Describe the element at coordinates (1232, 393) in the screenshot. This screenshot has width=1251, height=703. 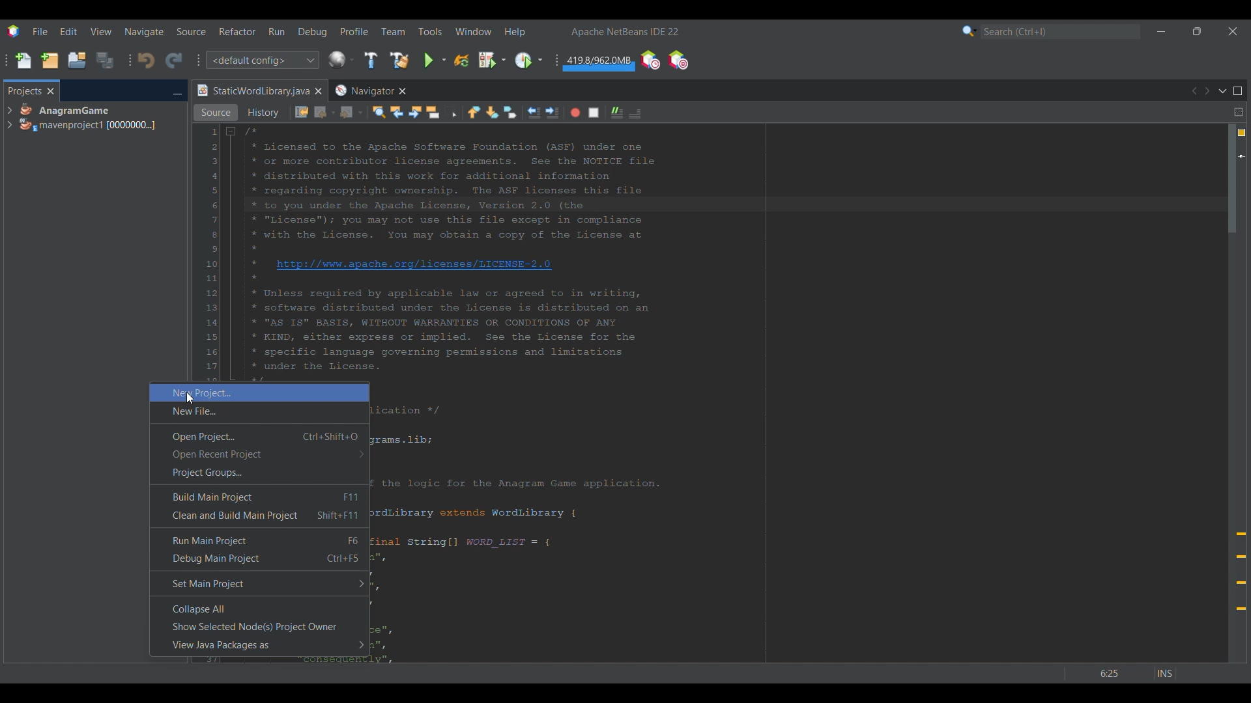
I see `Vertical slide bar` at that location.